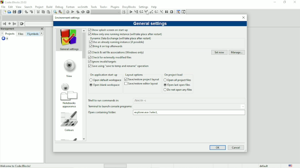 This screenshot has height=168, width=300. I want to click on Copy, so click(43, 12).